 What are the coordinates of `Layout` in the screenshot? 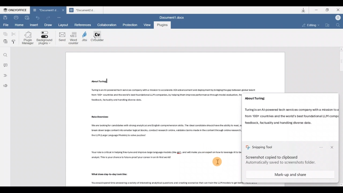 It's located at (65, 25).